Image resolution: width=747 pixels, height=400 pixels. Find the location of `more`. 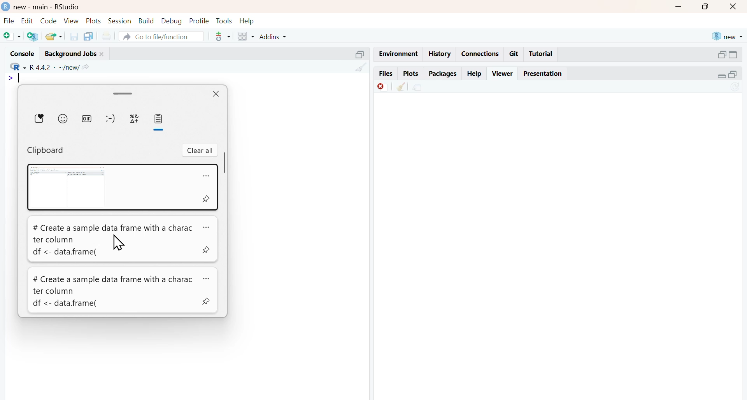

more is located at coordinates (206, 176).